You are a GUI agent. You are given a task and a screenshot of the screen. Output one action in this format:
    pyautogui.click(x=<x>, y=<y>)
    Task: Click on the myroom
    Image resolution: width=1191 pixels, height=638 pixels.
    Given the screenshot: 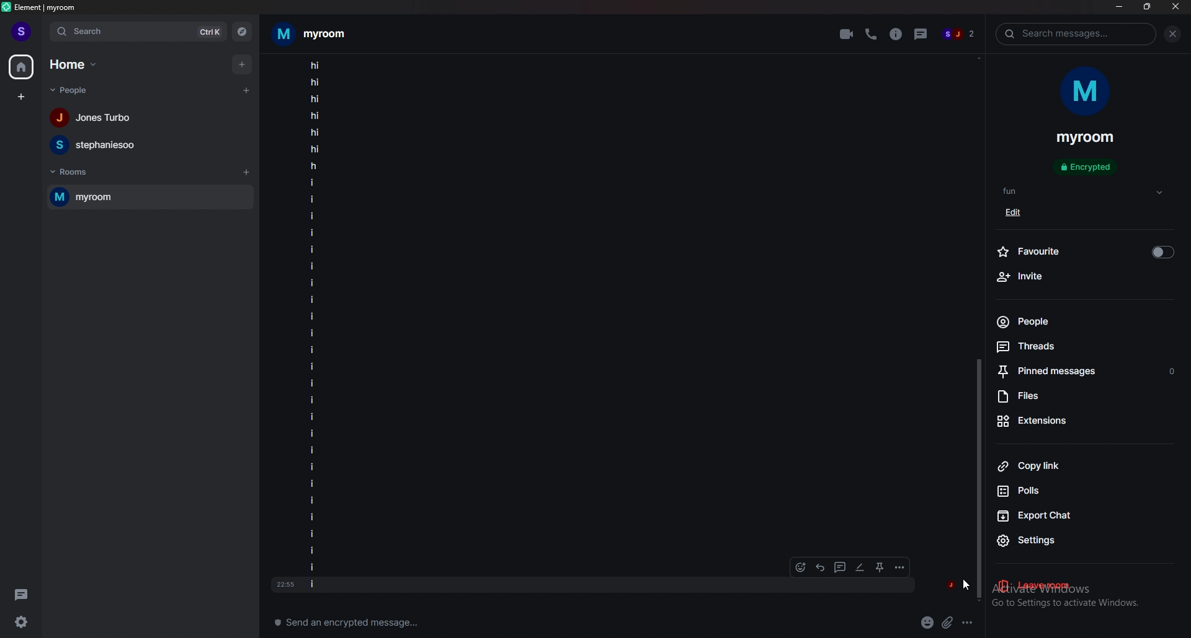 What is the action you would take?
    pyautogui.click(x=1083, y=139)
    